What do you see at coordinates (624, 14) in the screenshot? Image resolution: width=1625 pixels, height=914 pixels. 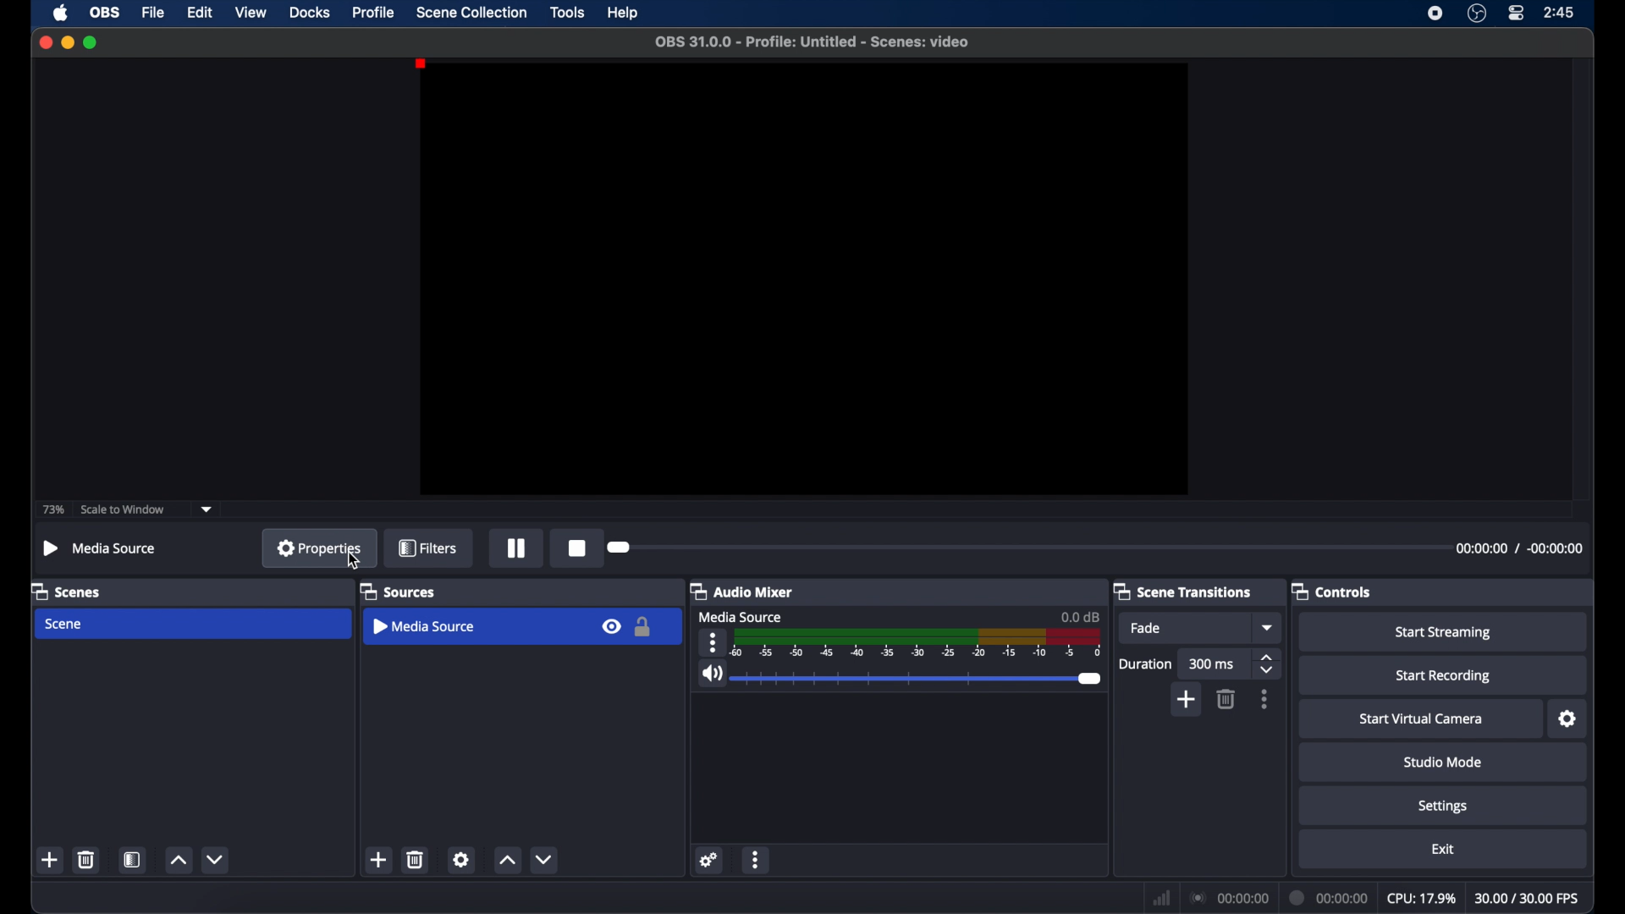 I see `help` at bounding box center [624, 14].